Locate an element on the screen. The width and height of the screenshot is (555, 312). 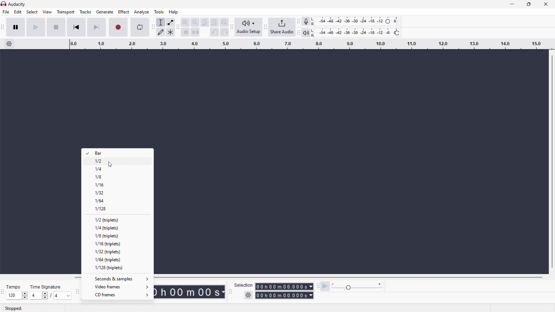
tracks is located at coordinates (86, 12).